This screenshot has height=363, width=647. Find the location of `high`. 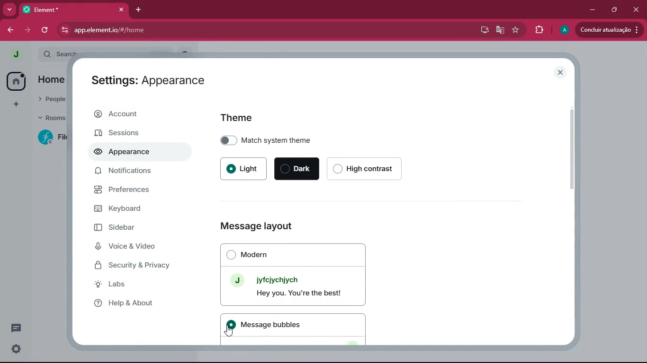

high is located at coordinates (368, 168).